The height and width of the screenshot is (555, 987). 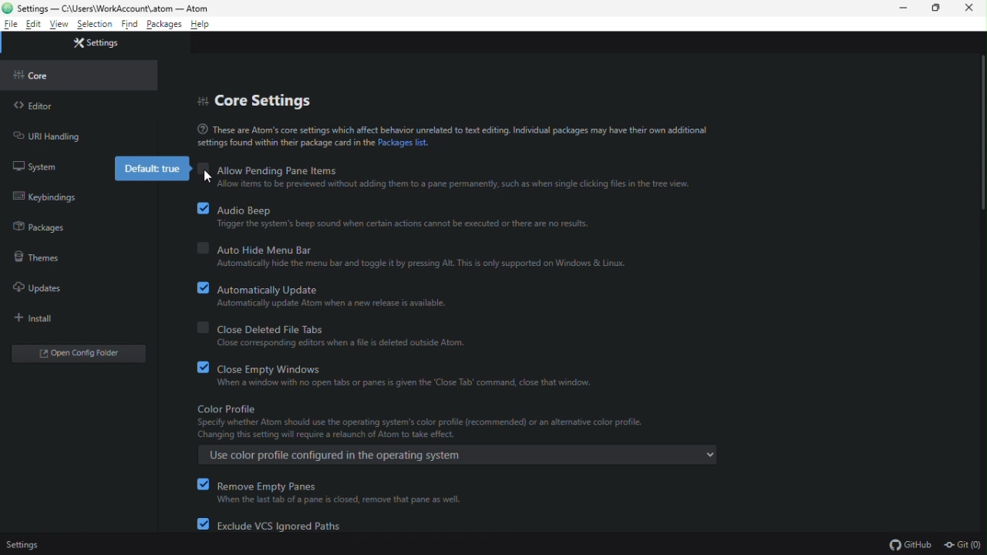 What do you see at coordinates (460, 423) in the screenshot?
I see `color profile. Specify whether Atom should use the operating system's color profile (recommended) or an alternative profile.  Changing this setting will require a relaunch of Atom to take effect.` at bounding box center [460, 423].